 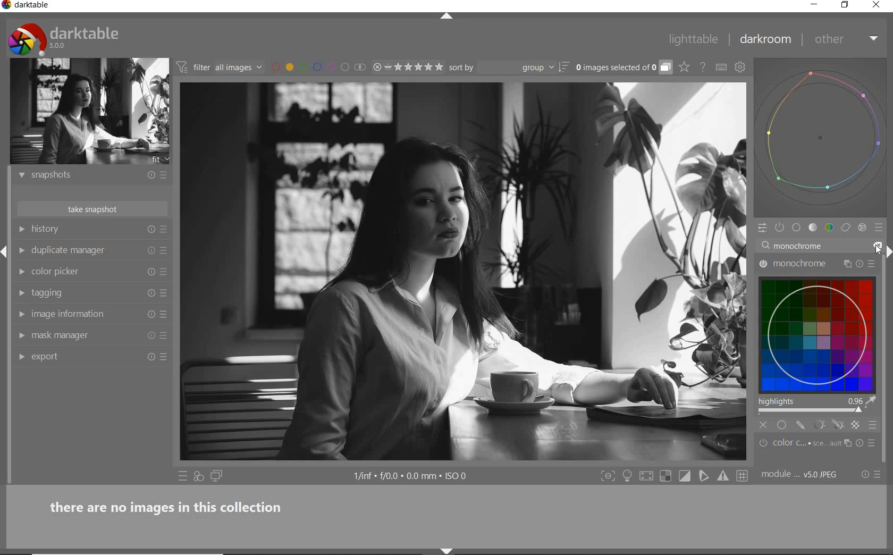 What do you see at coordinates (20, 314) in the screenshot?
I see `show module` at bounding box center [20, 314].